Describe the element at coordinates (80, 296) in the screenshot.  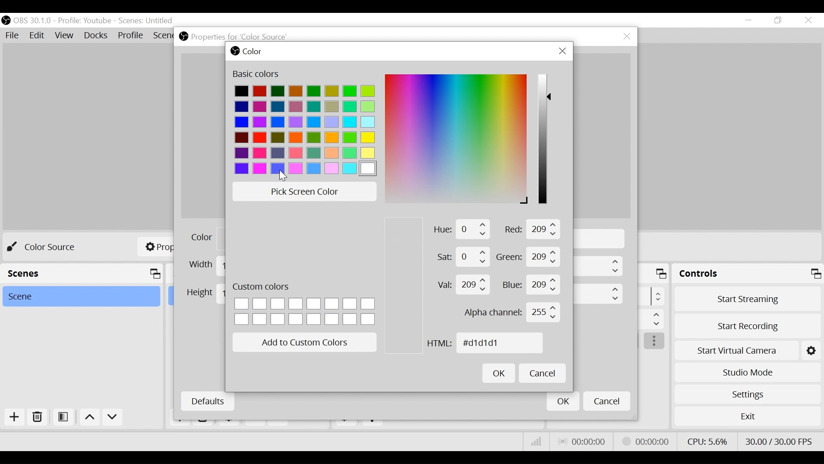
I see `Scene` at that location.